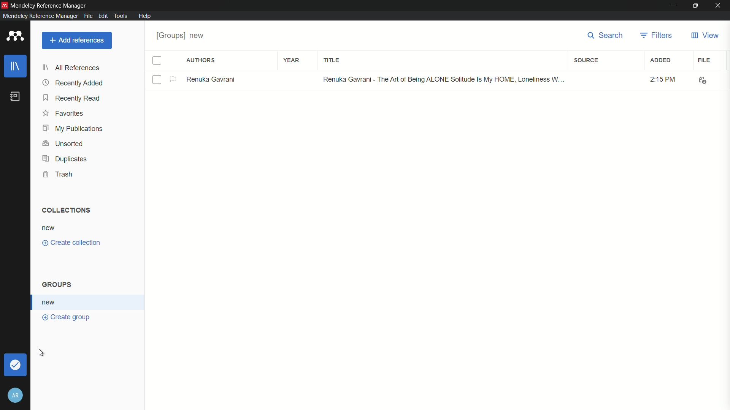 The height and width of the screenshot is (410, 730). Describe the element at coordinates (41, 352) in the screenshot. I see `cursor` at that location.